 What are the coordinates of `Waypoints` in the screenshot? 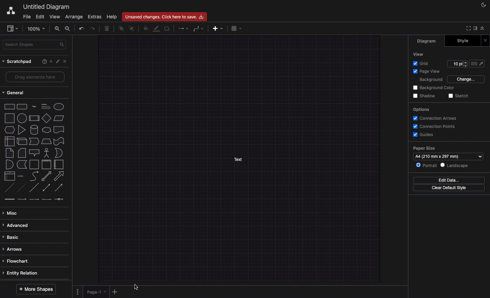 It's located at (198, 29).